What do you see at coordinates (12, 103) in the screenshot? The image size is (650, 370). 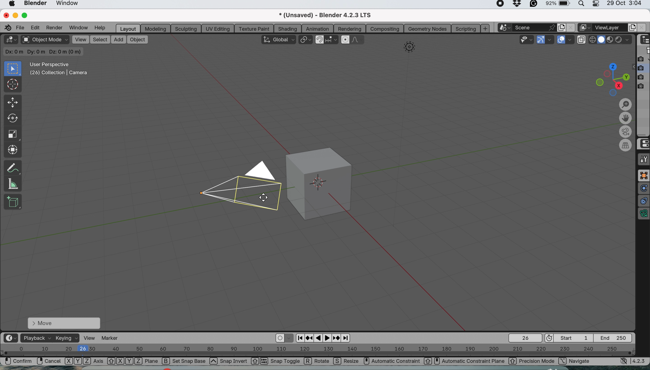 I see `move` at bounding box center [12, 103].